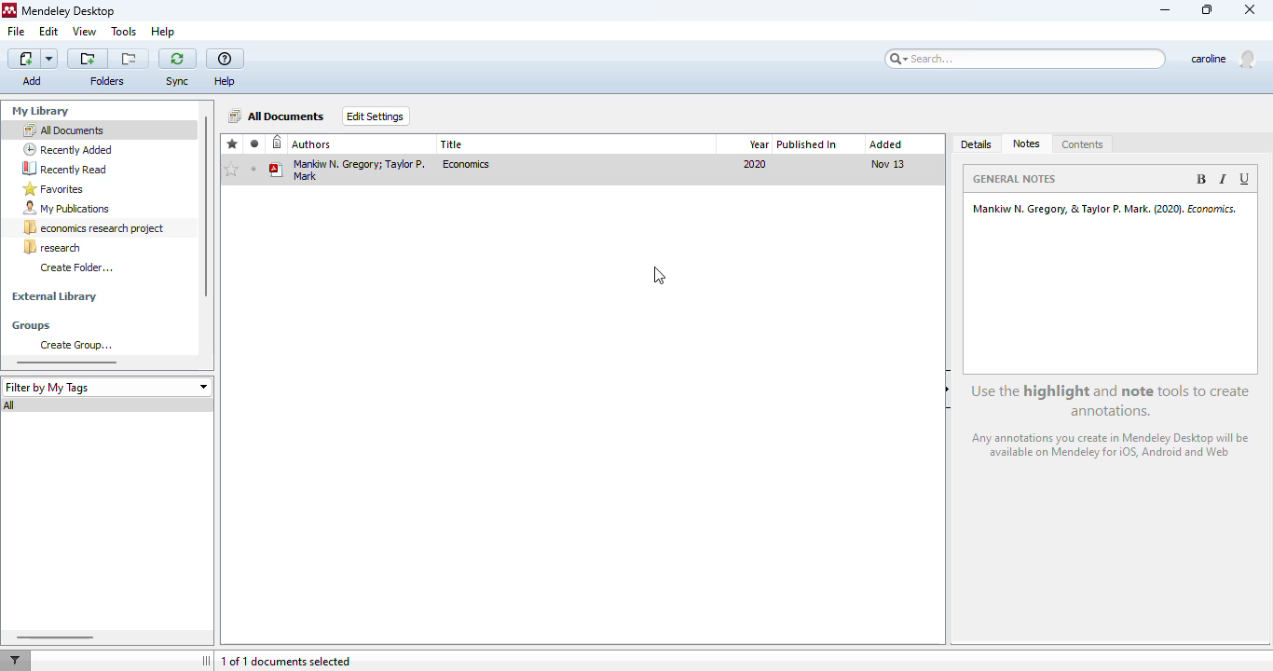 This screenshot has height=671, width=1273. Describe the element at coordinates (124, 33) in the screenshot. I see `tools` at that location.